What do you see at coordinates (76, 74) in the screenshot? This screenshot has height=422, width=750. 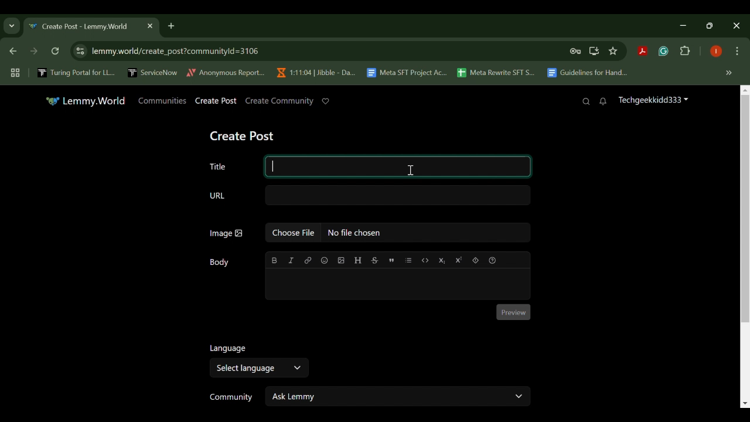 I see `Turing Portal for LL...` at bounding box center [76, 74].